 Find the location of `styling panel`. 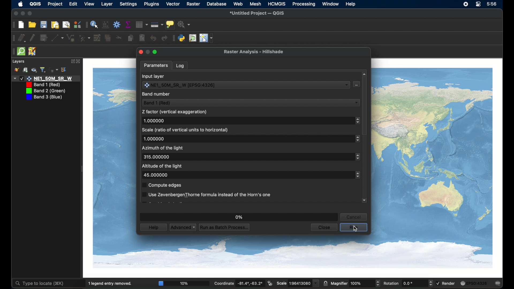

styling panel is located at coordinates (16, 70).